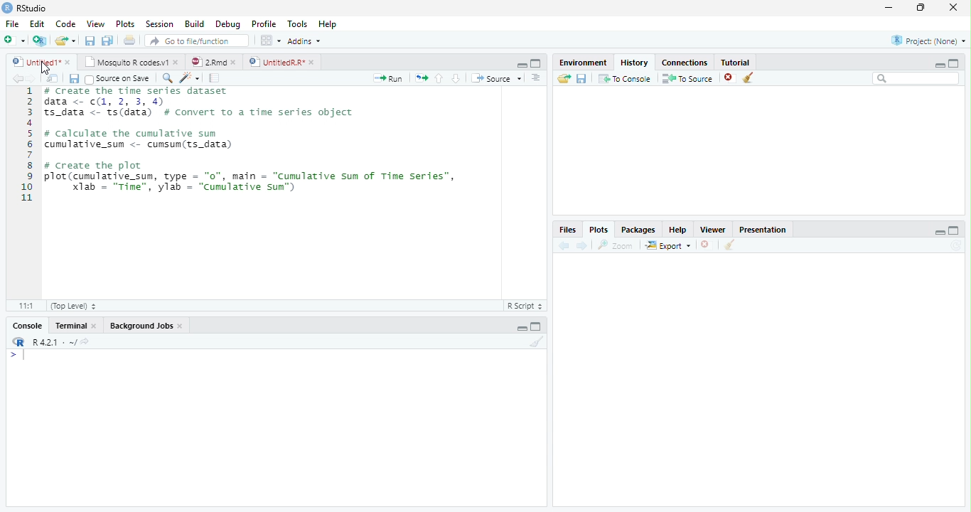 Image resolution: width=971 pixels, height=512 pixels. Describe the element at coordinates (74, 306) in the screenshot. I see `Top level` at that location.